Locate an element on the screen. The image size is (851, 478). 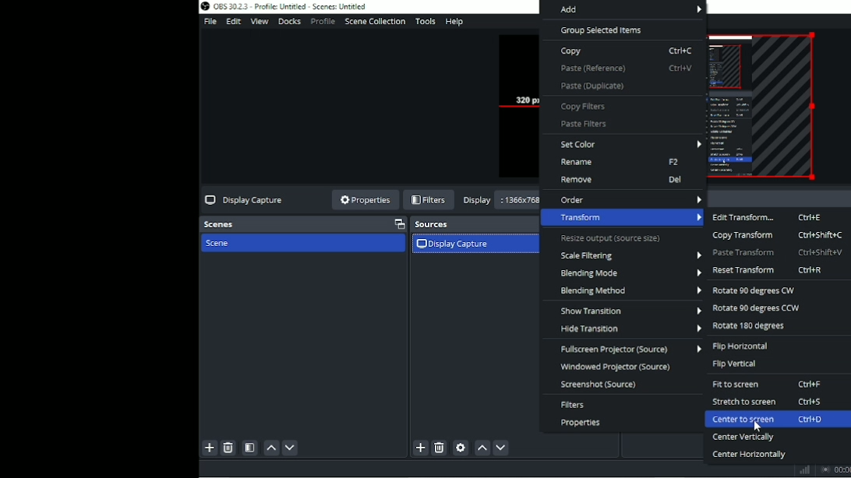
Fullscreen projector is located at coordinates (631, 349).